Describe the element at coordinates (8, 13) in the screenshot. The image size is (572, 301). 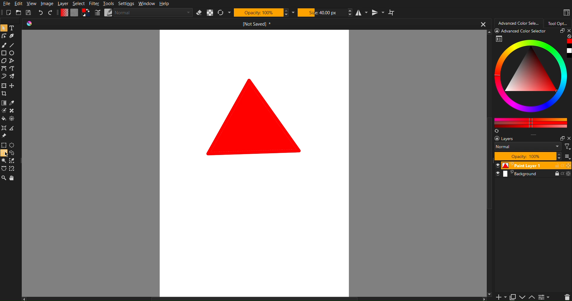
I see `New` at that location.